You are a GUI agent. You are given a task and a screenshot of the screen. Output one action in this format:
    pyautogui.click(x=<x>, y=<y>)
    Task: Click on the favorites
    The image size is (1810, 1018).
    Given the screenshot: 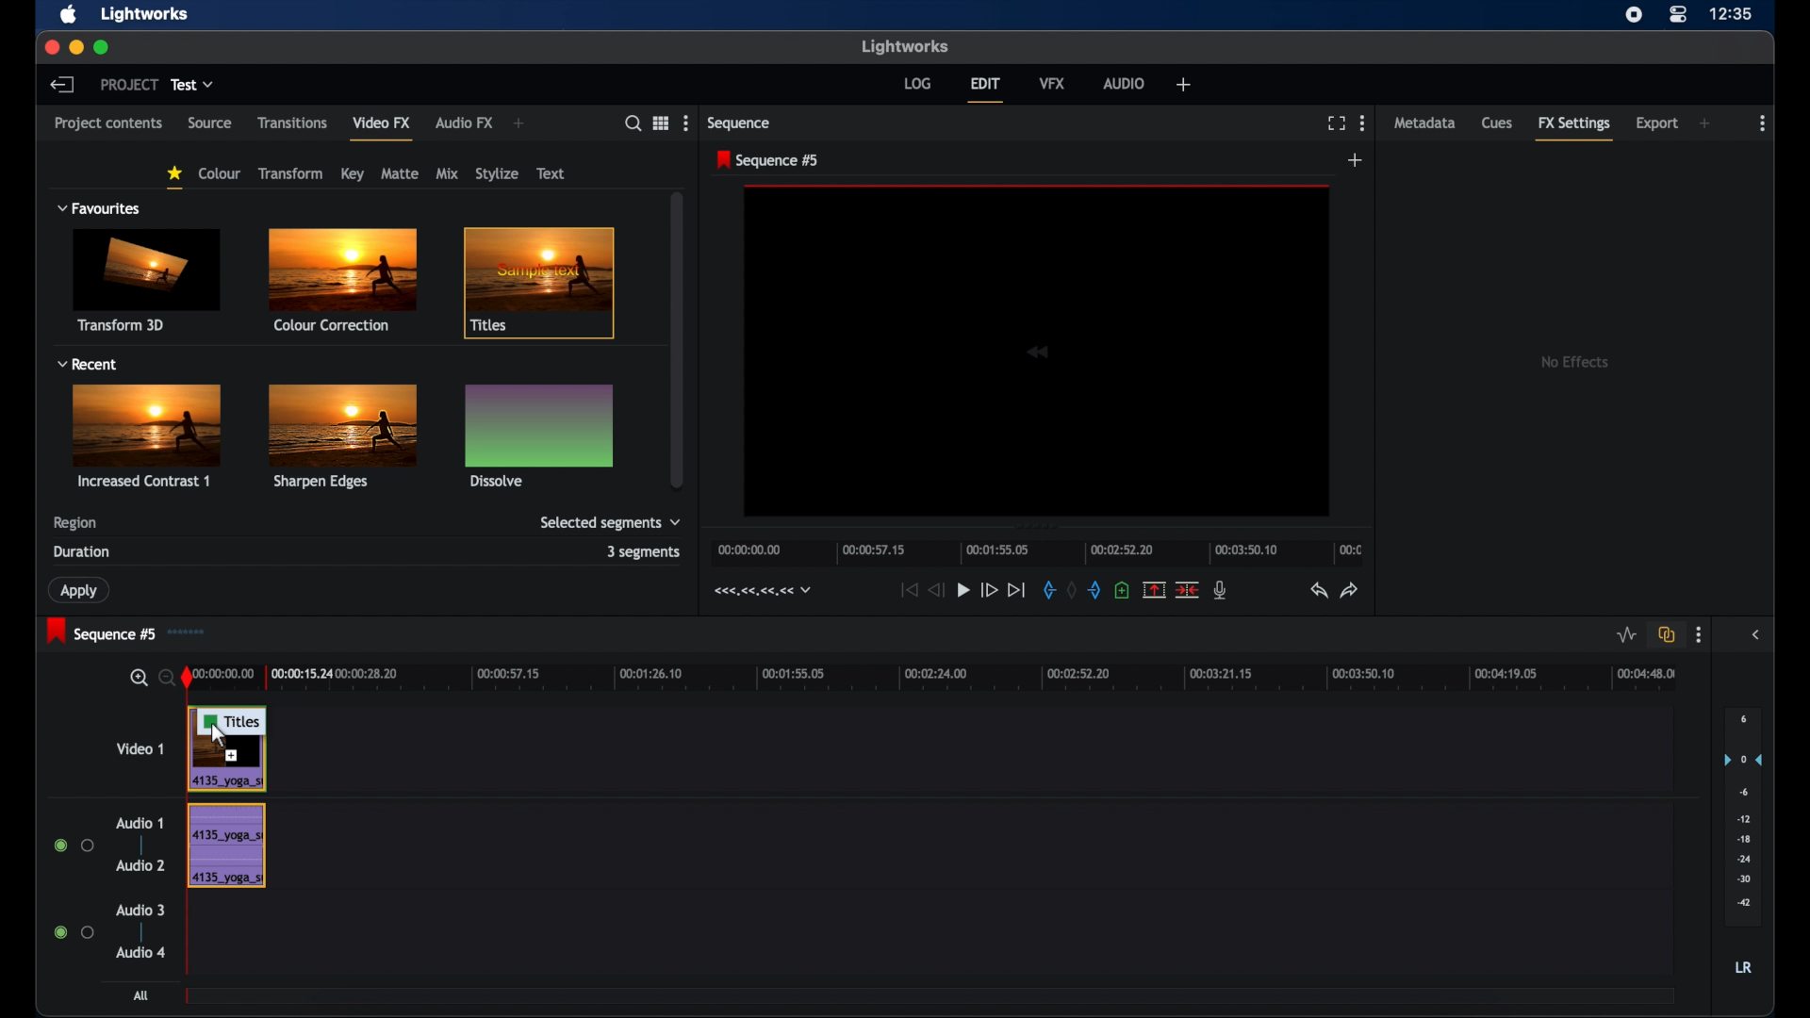 What is the action you would take?
    pyautogui.click(x=174, y=177)
    